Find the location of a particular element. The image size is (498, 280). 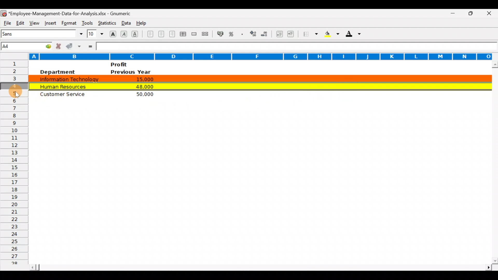

Bold is located at coordinates (112, 33).